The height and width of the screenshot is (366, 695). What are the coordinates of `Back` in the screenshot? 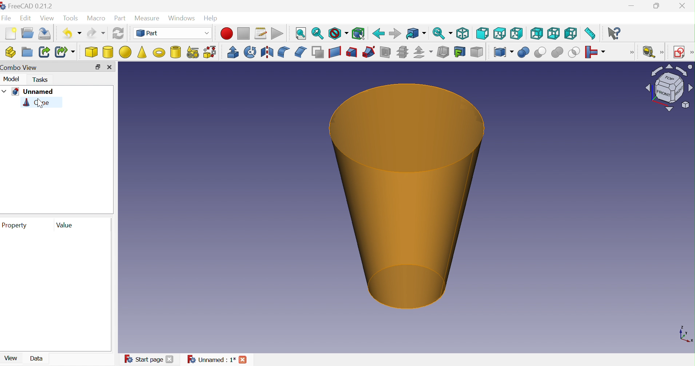 It's located at (378, 34).